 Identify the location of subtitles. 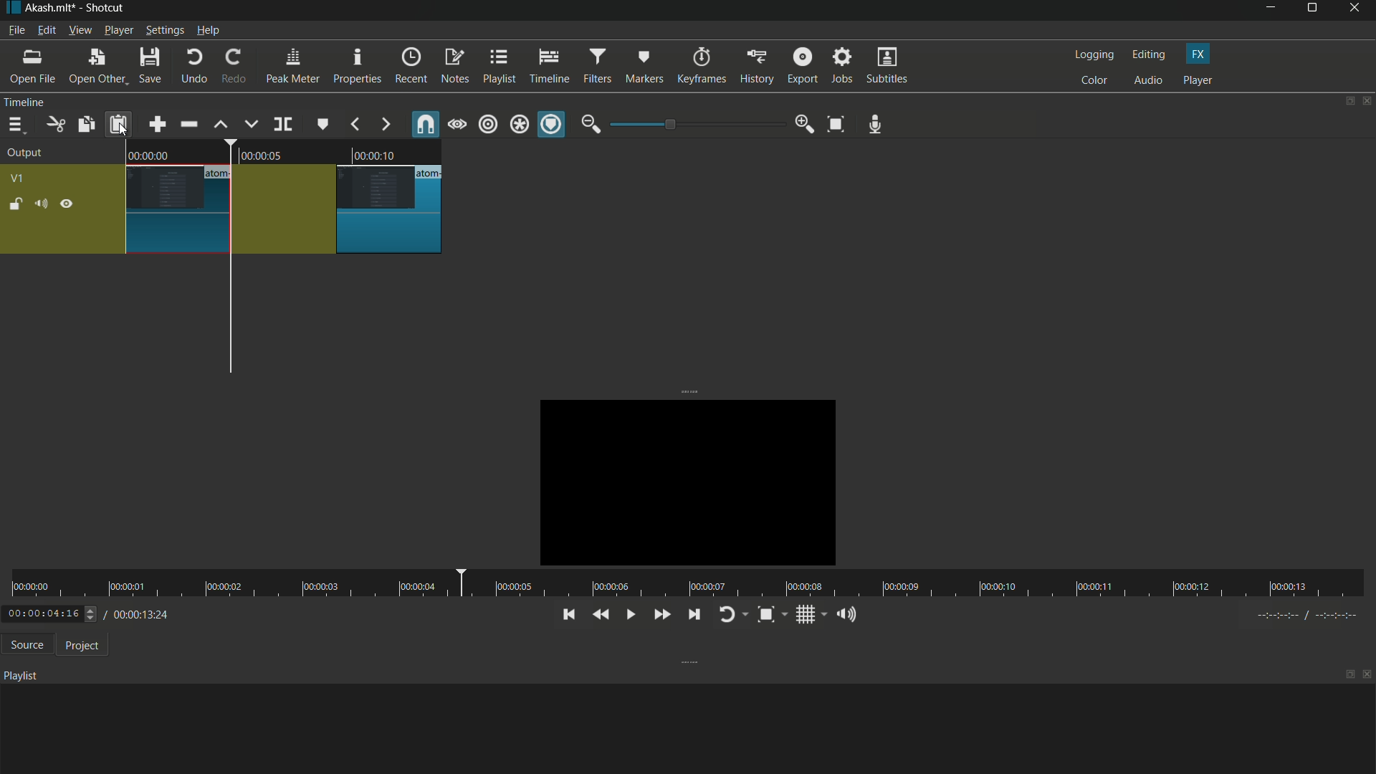
(889, 65).